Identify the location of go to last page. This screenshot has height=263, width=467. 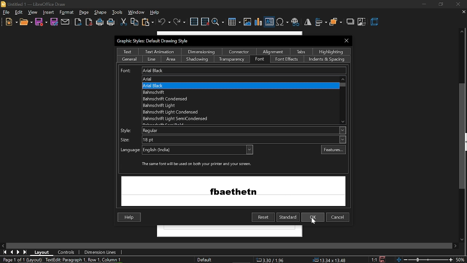
(25, 252).